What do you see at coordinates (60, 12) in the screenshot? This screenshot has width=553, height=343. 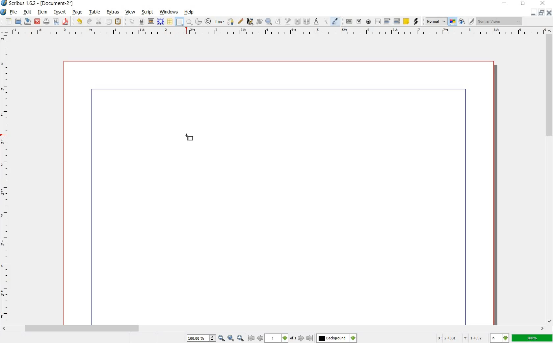 I see `INSERT` at bounding box center [60, 12].